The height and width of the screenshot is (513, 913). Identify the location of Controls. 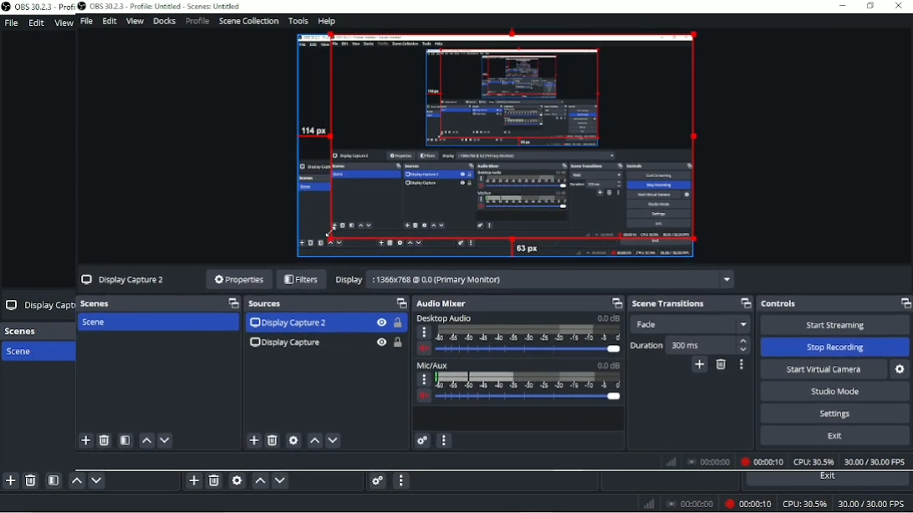
(784, 304).